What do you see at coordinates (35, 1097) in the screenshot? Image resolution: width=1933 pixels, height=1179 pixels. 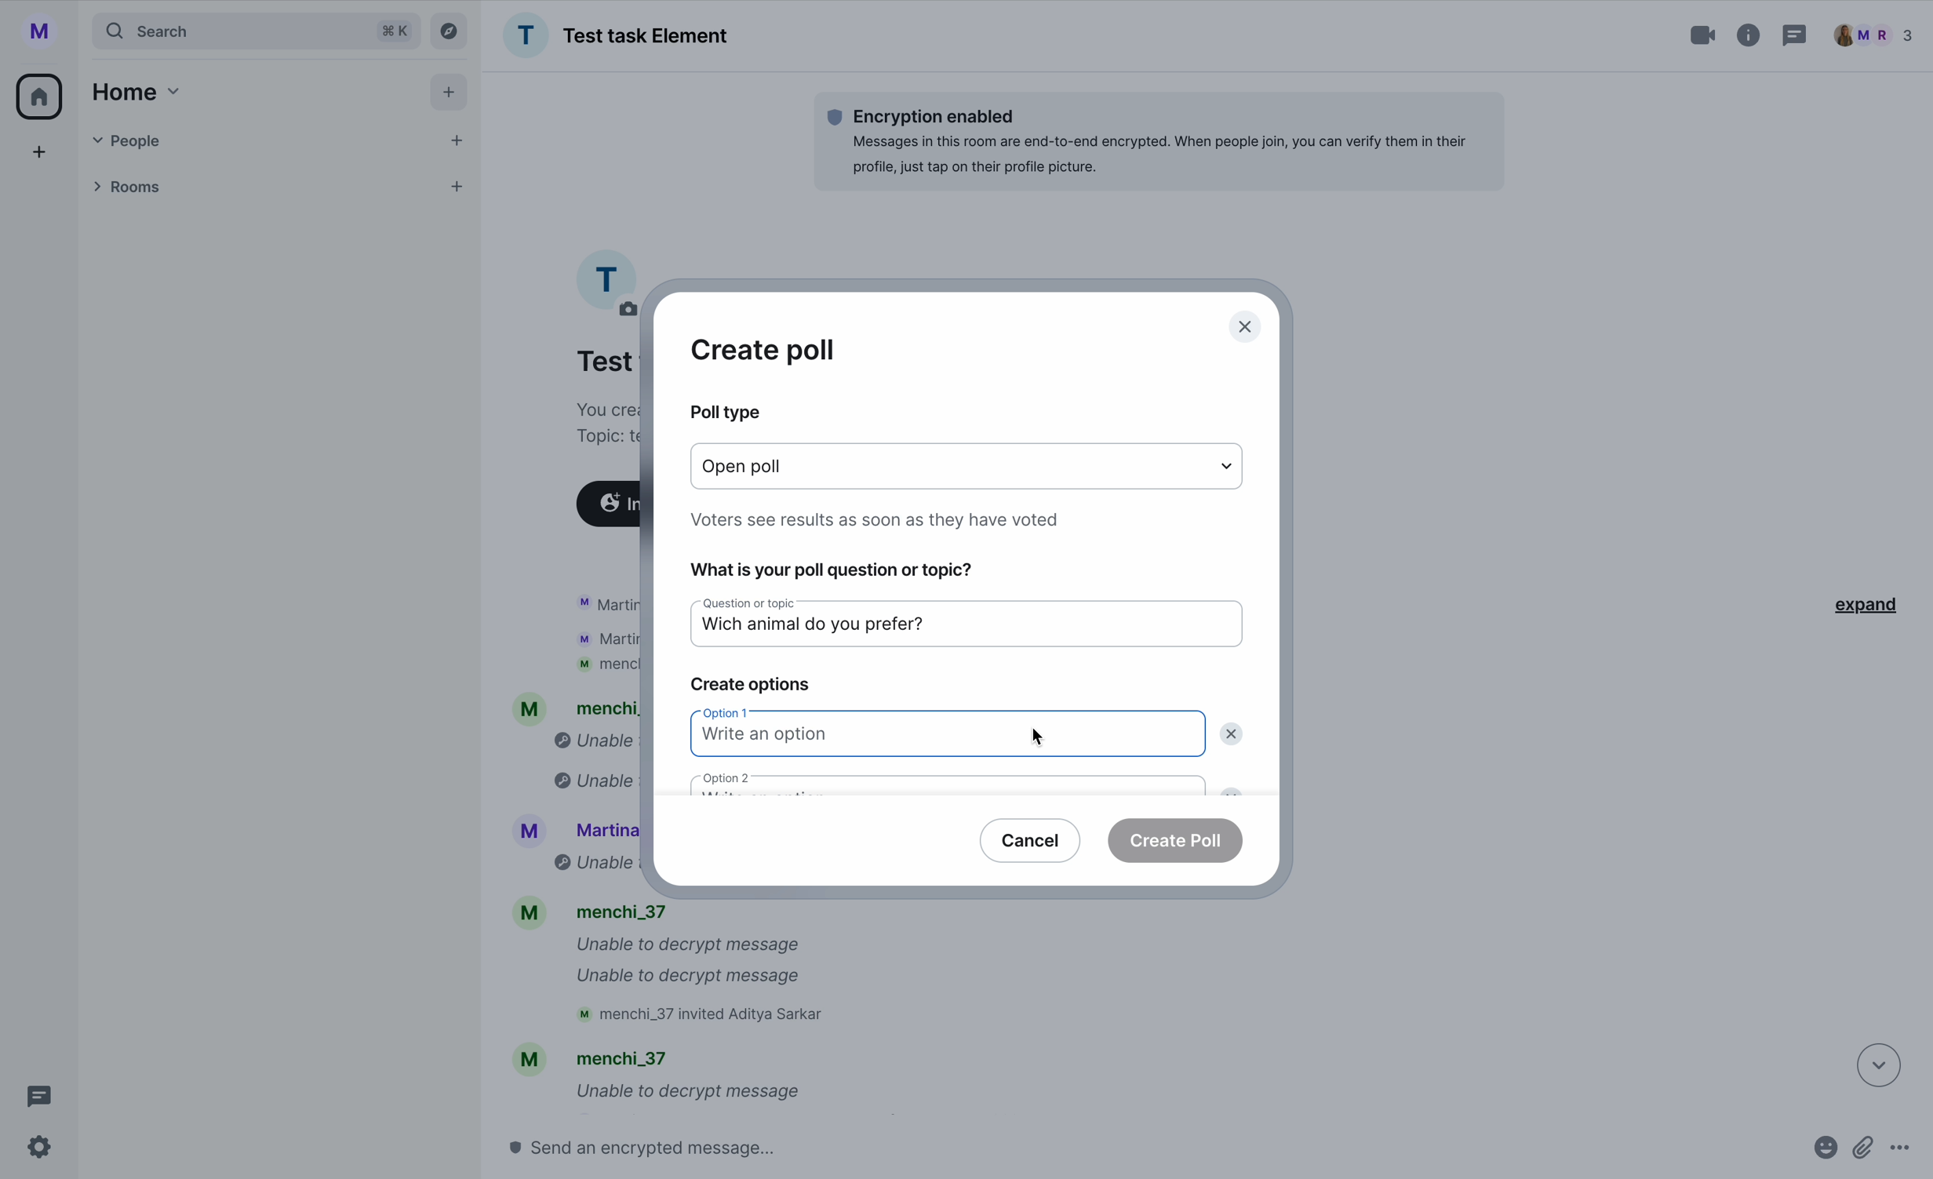 I see `threads` at bounding box center [35, 1097].